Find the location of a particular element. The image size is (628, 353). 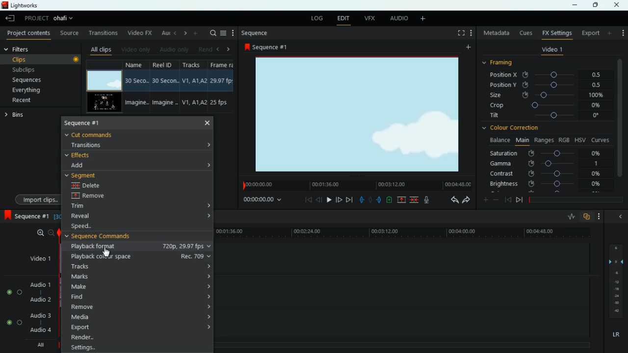

left is located at coordinates (176, 33).